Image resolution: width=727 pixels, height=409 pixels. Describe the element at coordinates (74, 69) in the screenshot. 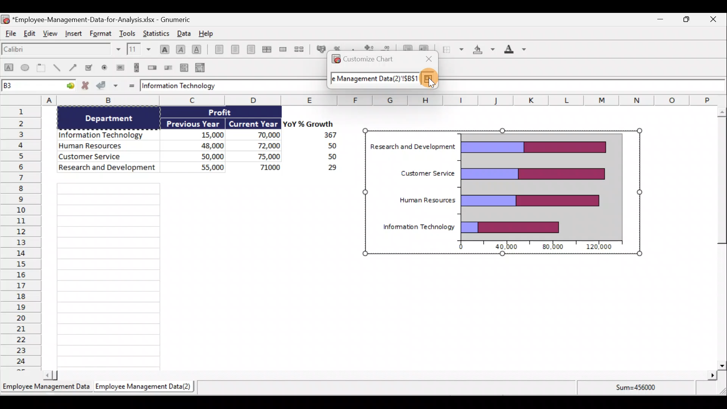

I see `Create an arrow object` at that location.